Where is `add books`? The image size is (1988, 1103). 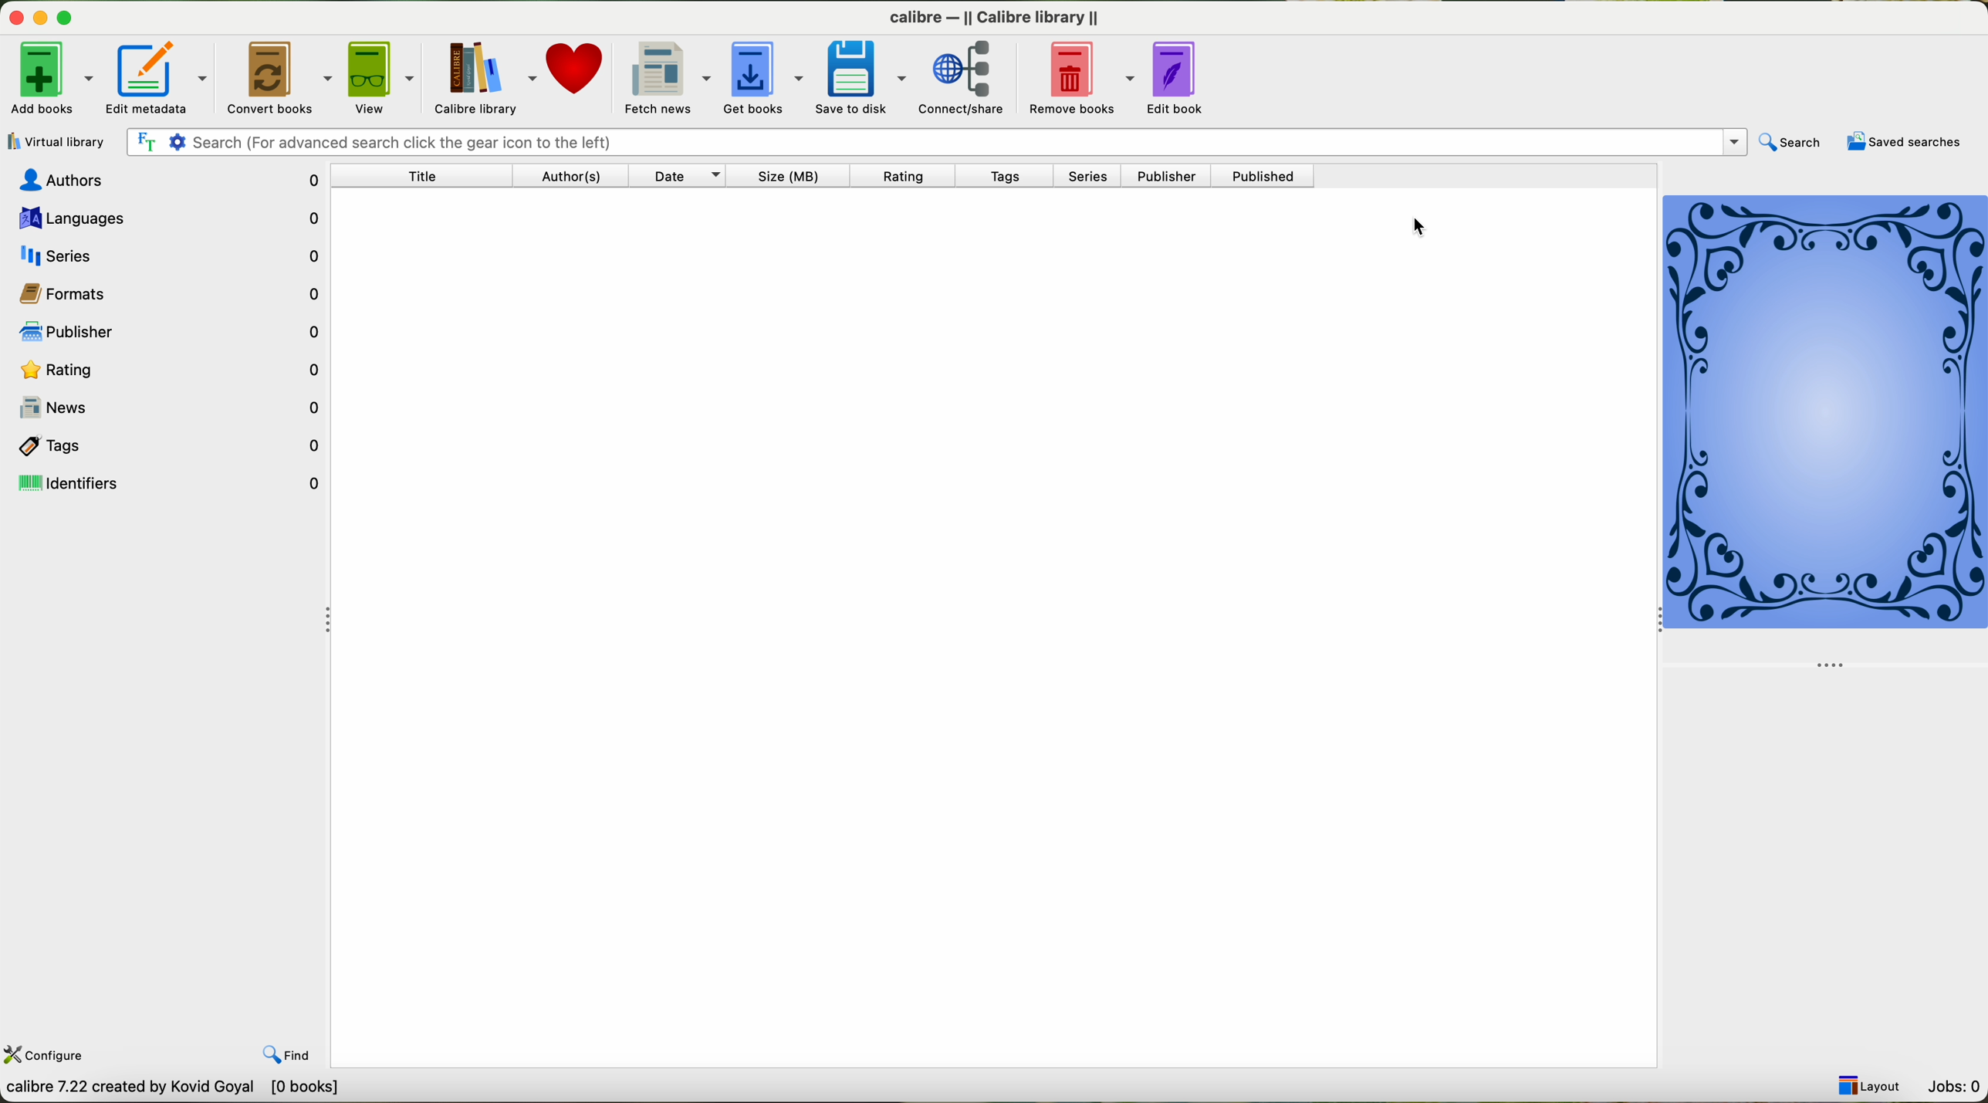 add books is located at coordinates (49, 78).